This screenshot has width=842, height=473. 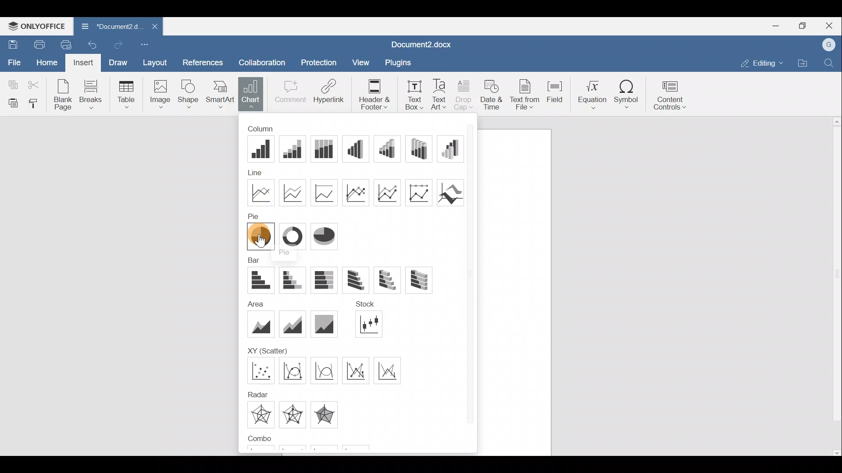 What do you see at coordinates (324, 413) in the screenshot?
I see `Clustered column-line` at bounding box center [324, 413].